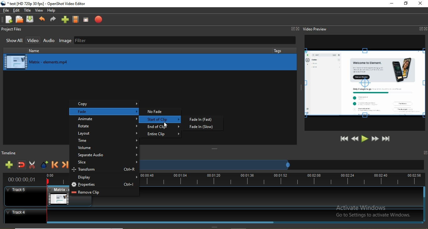  Describe the element at coordinates (316, 29) in the screenshot. I see `Video preview` at that location.